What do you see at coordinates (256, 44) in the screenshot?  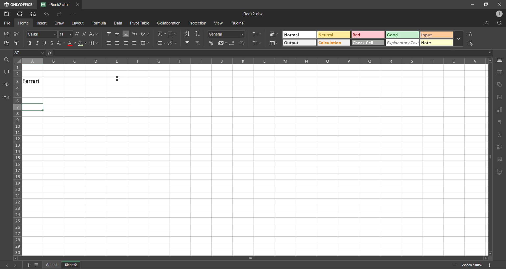 I see `delete cells` at bounding box center [256, 44].